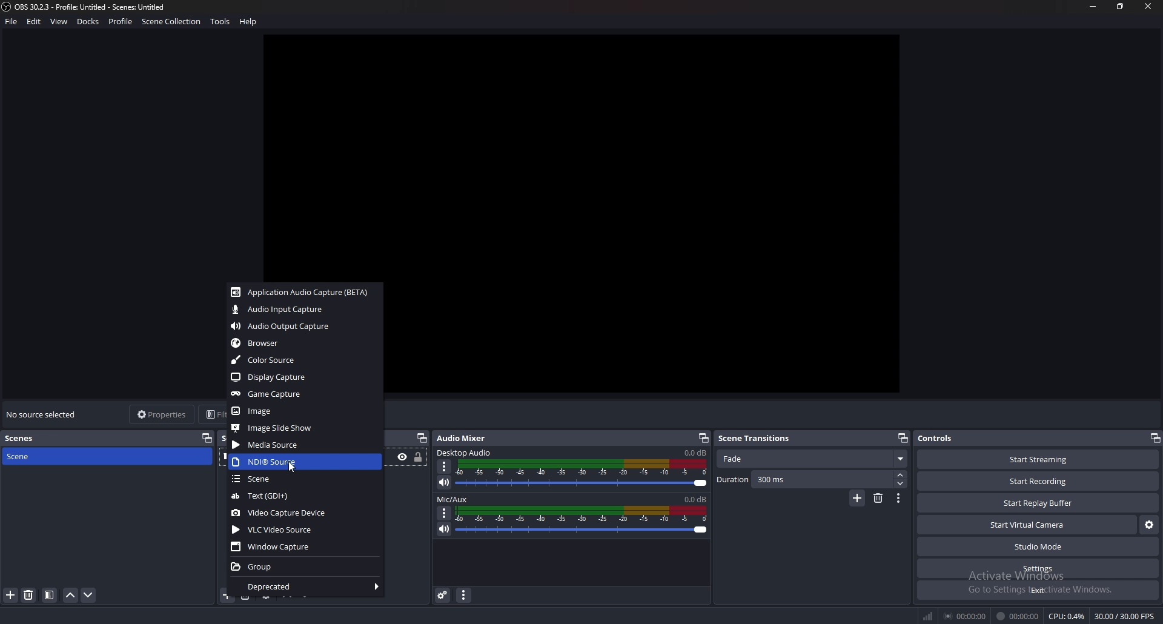  What do you see at coordinates (303, 394) in the screenshot?
I see `game capture` at bounding box center [303, 394].